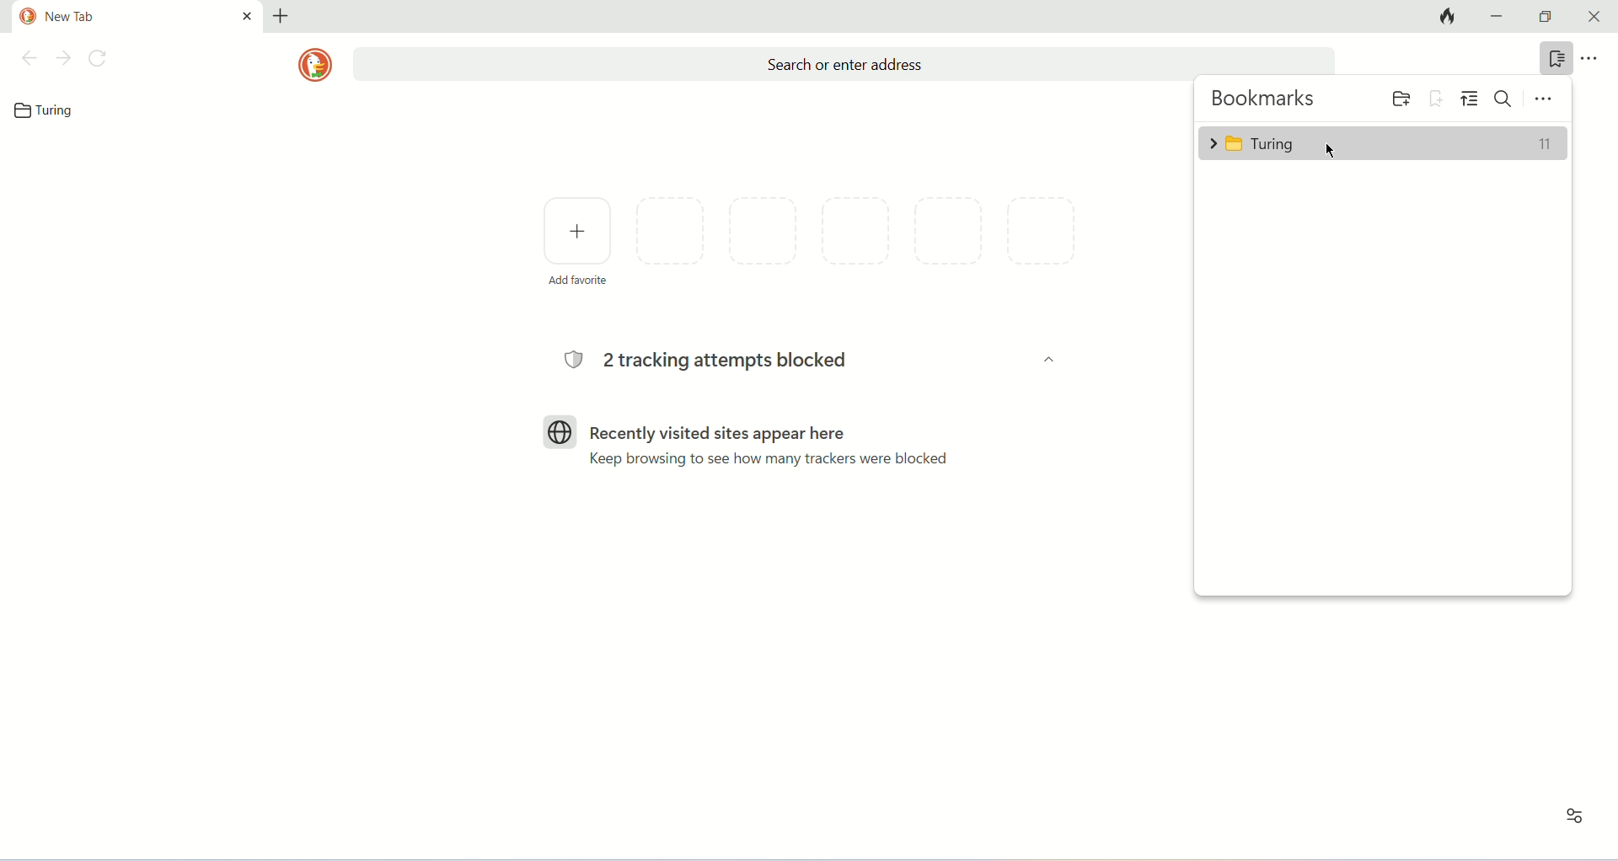 This screenshot has width=1618, height=861. Describe the element at coordinates (1265, 100) in the screenshot. I see `bookmarks` at that location.